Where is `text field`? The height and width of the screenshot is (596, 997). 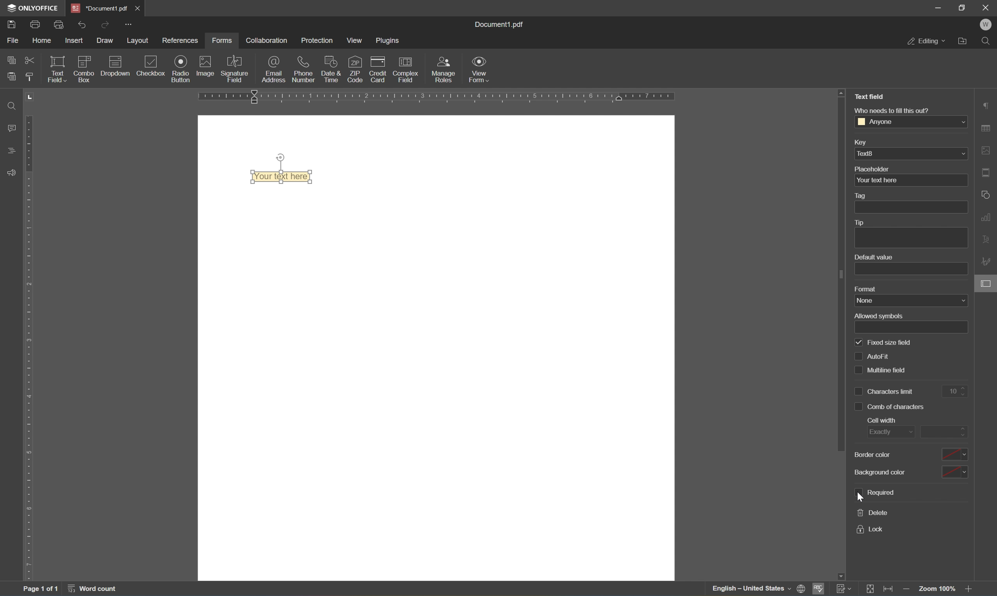 text field is located at coordinates (871, 96).